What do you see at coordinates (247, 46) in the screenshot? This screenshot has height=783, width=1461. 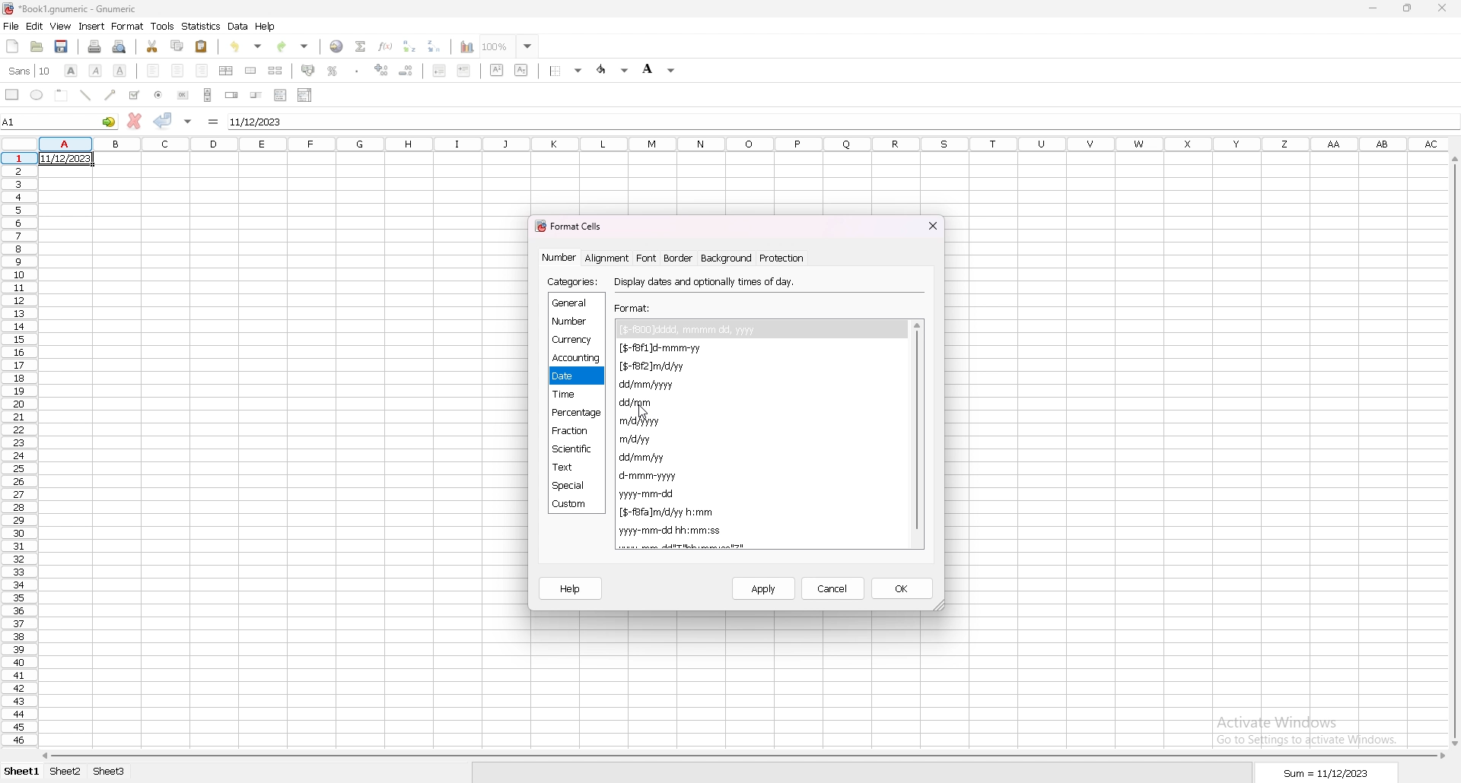 I see `undo` at bounding box center [247, 46].